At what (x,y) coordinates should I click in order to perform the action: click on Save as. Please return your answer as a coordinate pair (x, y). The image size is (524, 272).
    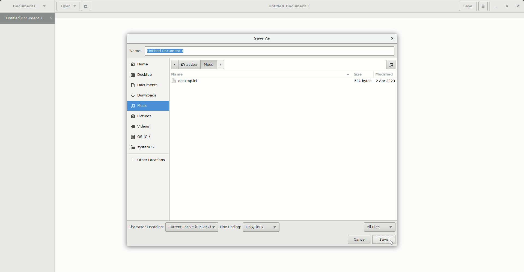
    Looking at the image, I should click on (264, 38).